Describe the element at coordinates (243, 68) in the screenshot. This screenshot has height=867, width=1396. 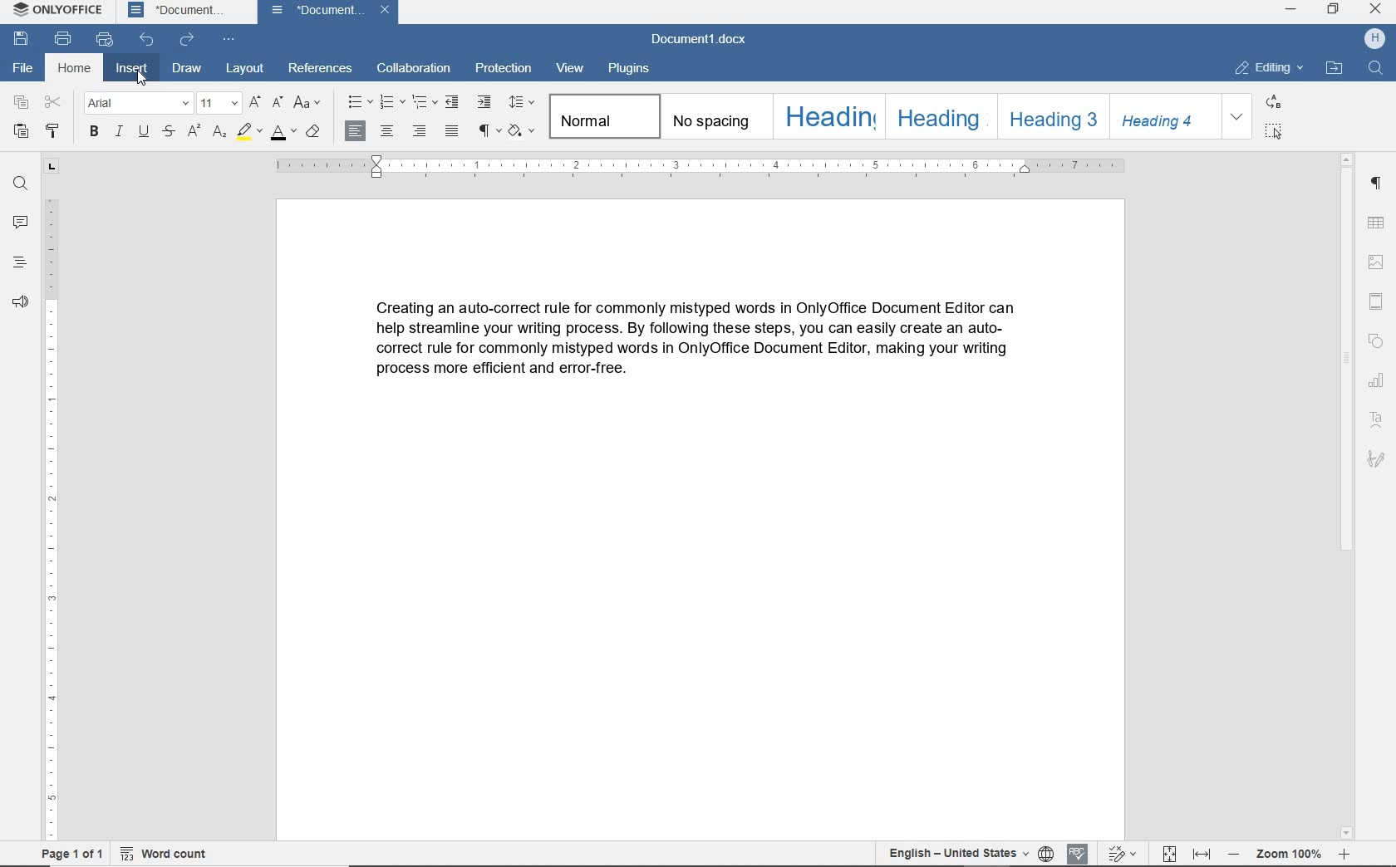
I see `layout` at that location.